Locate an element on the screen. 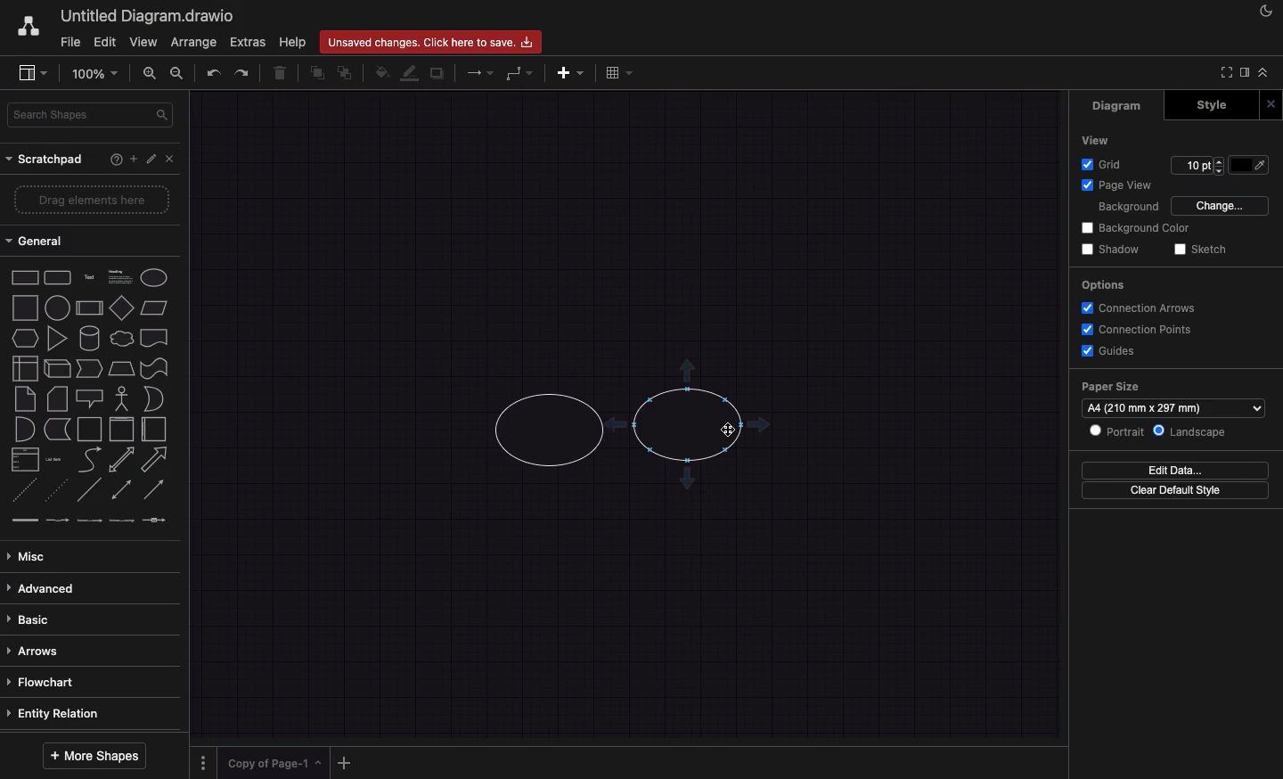  bidirectional arrow is located at coordinates (123, 460).